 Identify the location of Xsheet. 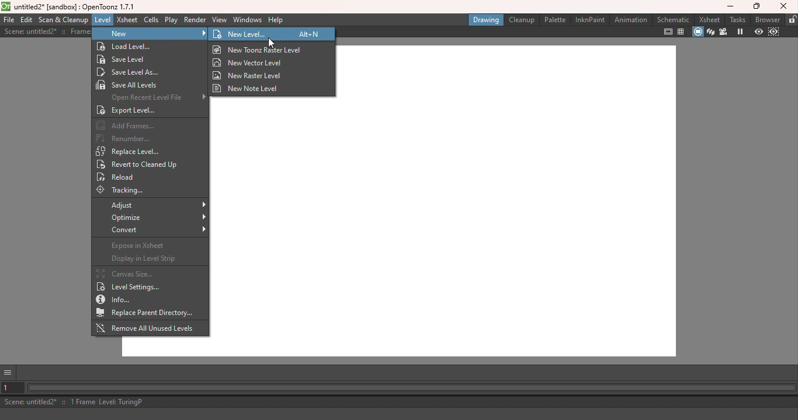
(710, 18).